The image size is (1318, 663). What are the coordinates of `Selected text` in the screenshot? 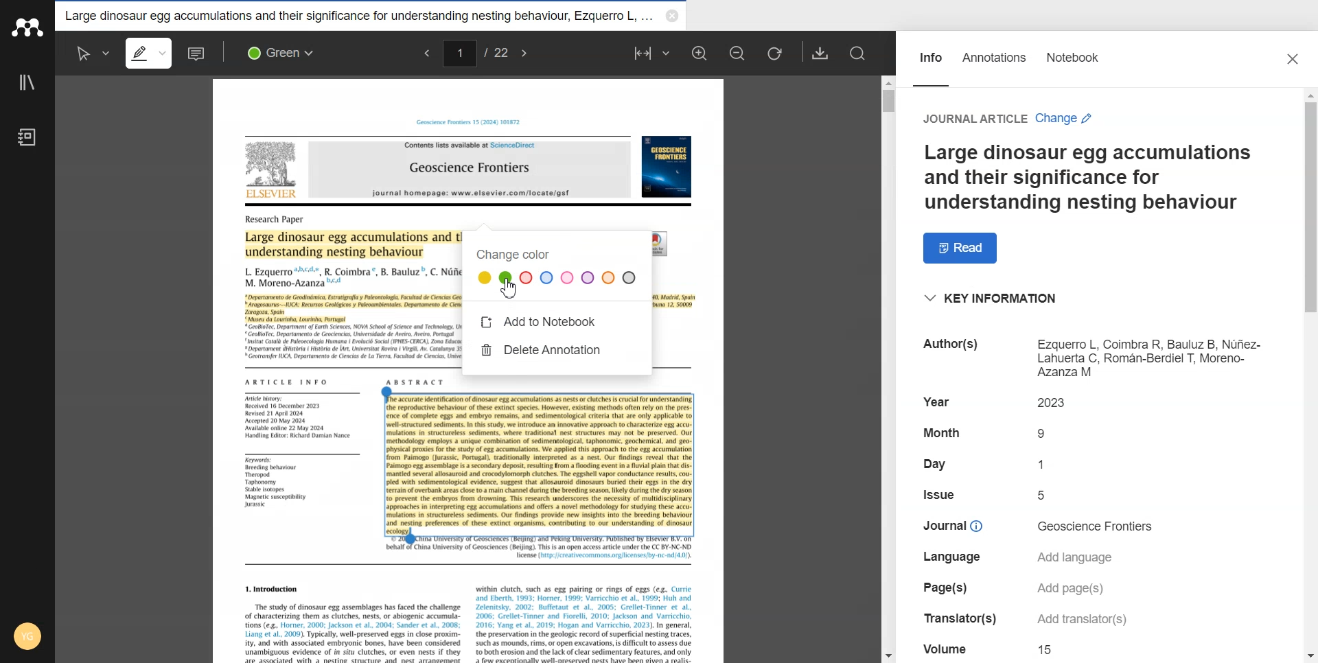 It's located at (540, 462).